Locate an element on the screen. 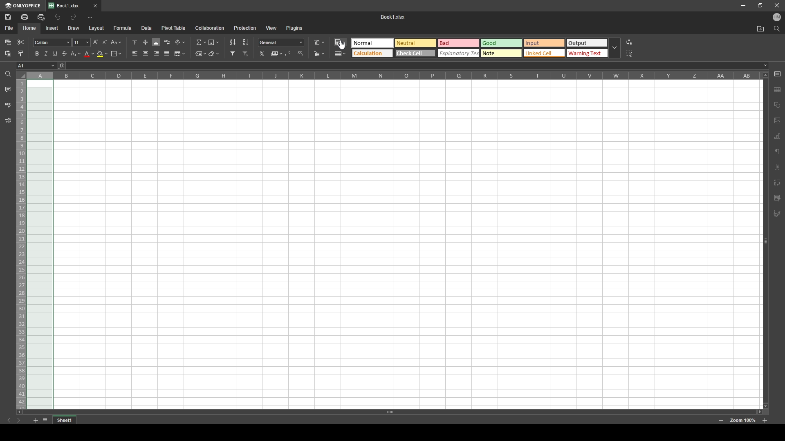 The height and width of the screenshot is (441, 785). close tab is located at coordinates (95, 6).